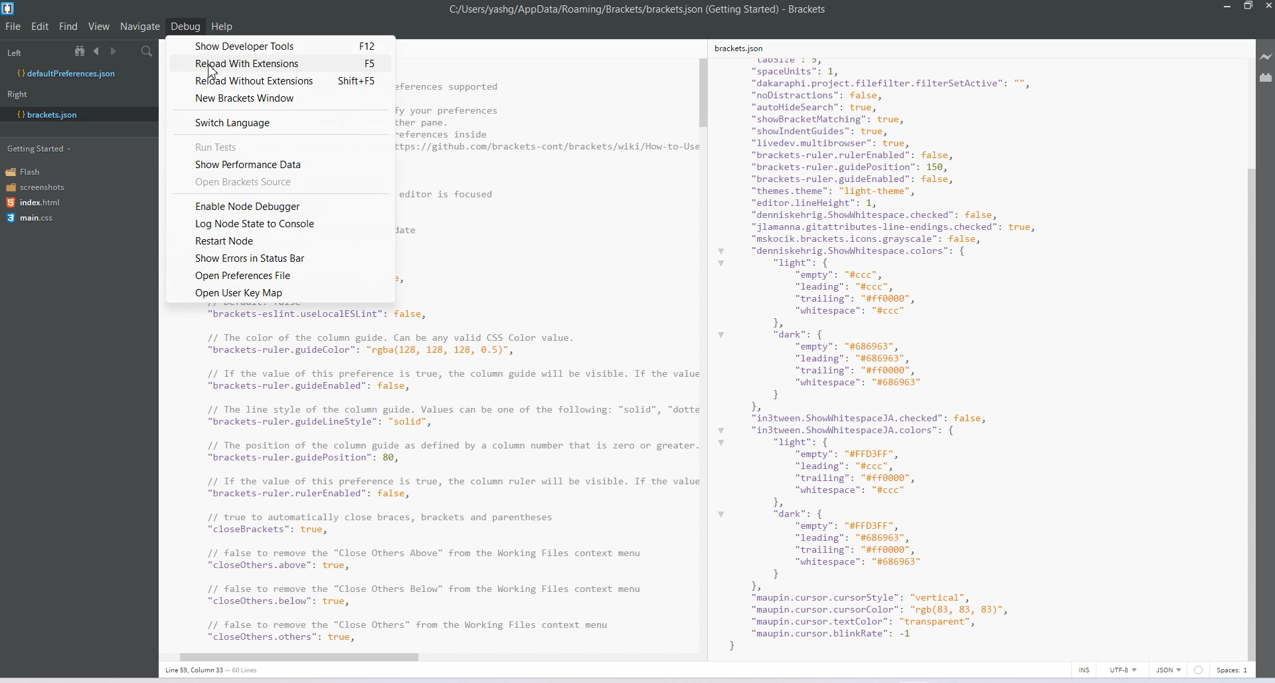 The image size is (1275, 683). I want to click on Open User Key Map, so click(280, 293).